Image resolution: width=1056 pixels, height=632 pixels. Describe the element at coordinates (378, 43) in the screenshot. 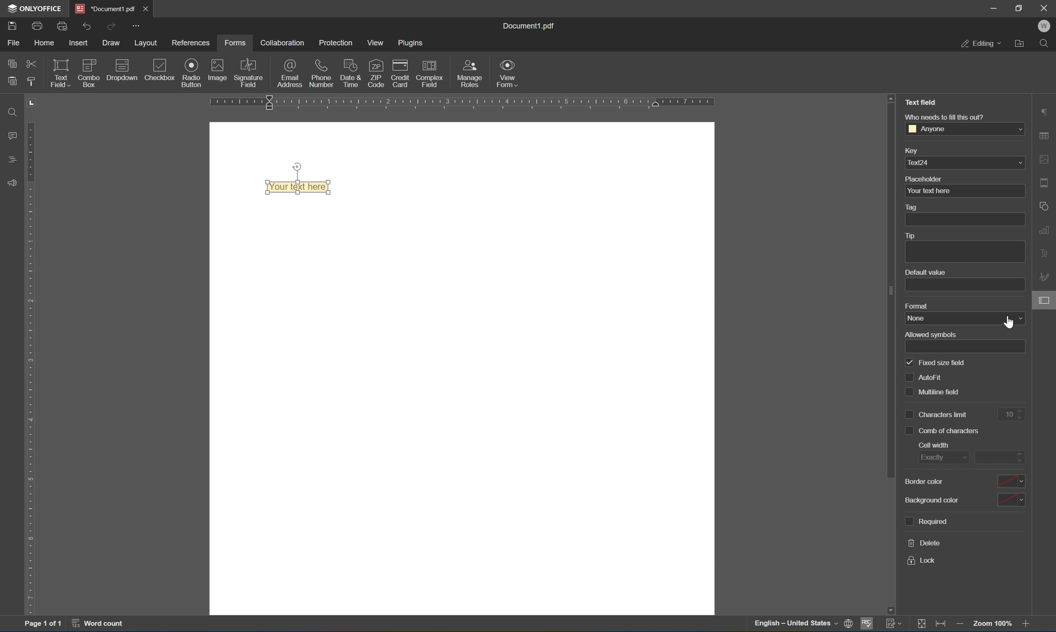

I see `view` at that location.